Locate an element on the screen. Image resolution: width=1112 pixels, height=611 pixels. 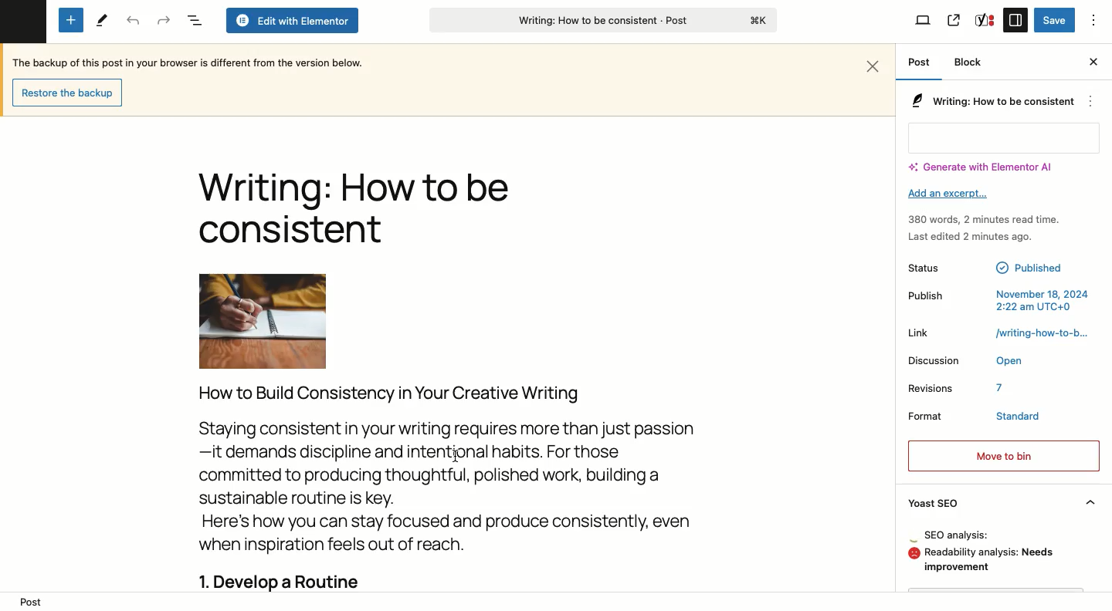
Redo is located at coordinates (164, 20).